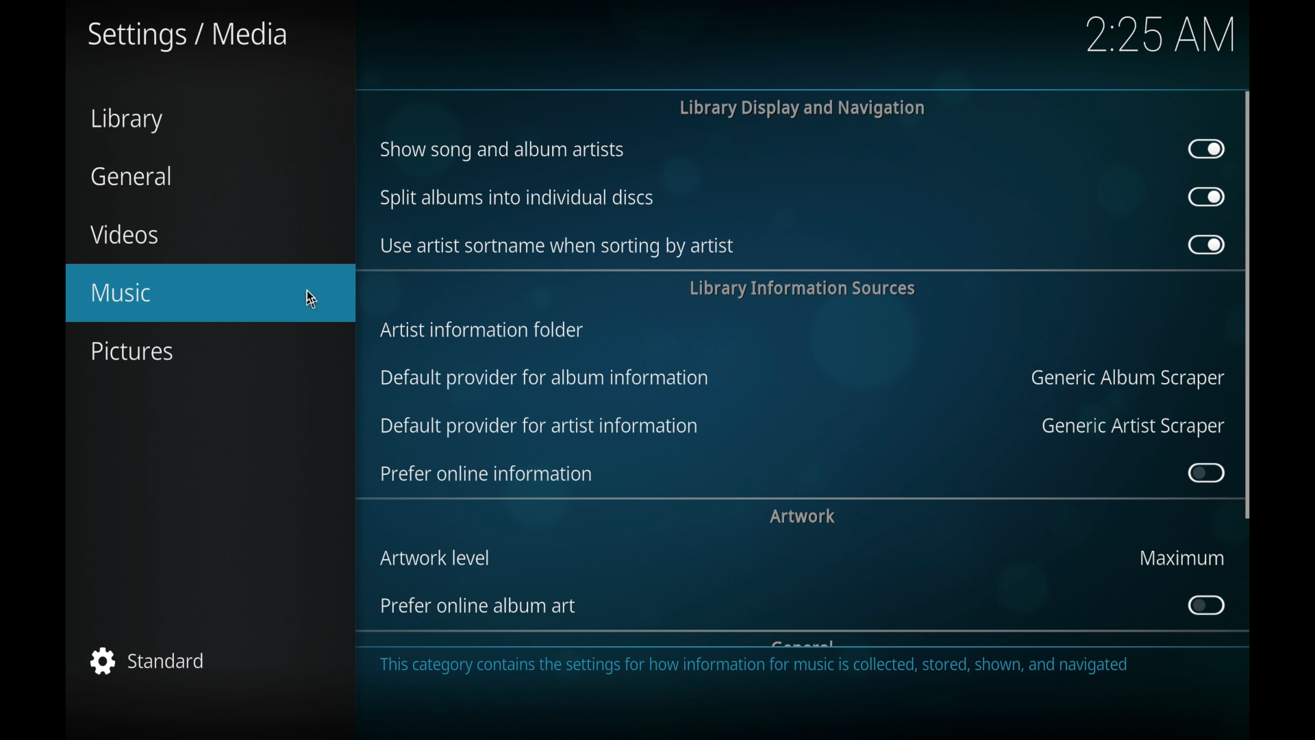 The image size is (1315, 740). I want to click on library, so click(127, 119).